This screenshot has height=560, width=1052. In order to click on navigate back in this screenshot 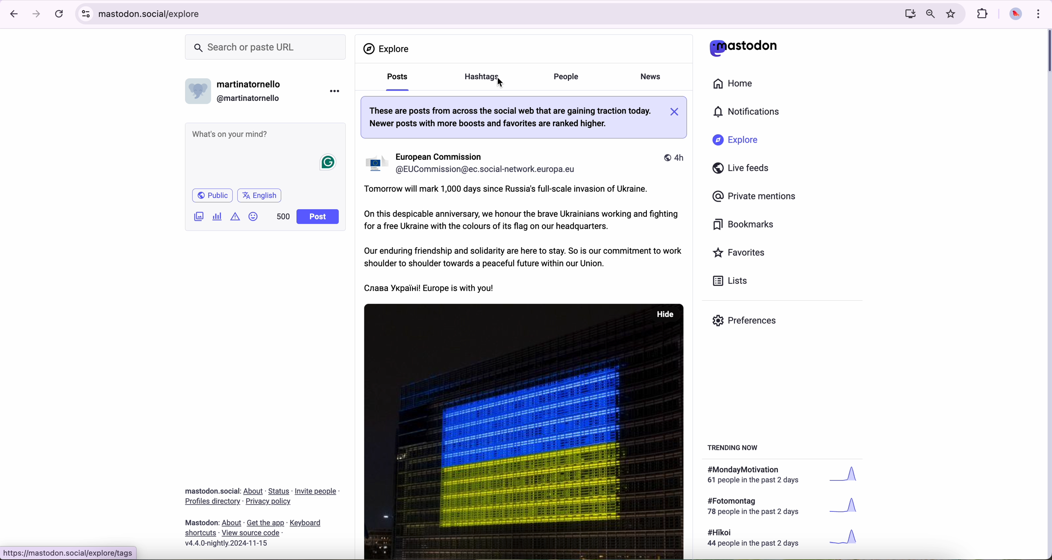, I will do `click(13, 14)`.